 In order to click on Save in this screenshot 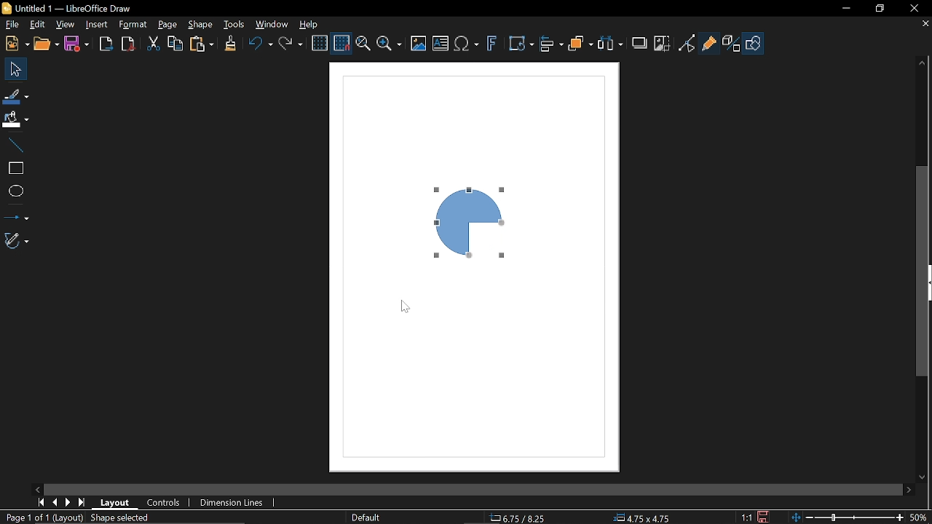, I will do `click(765, 516)`.